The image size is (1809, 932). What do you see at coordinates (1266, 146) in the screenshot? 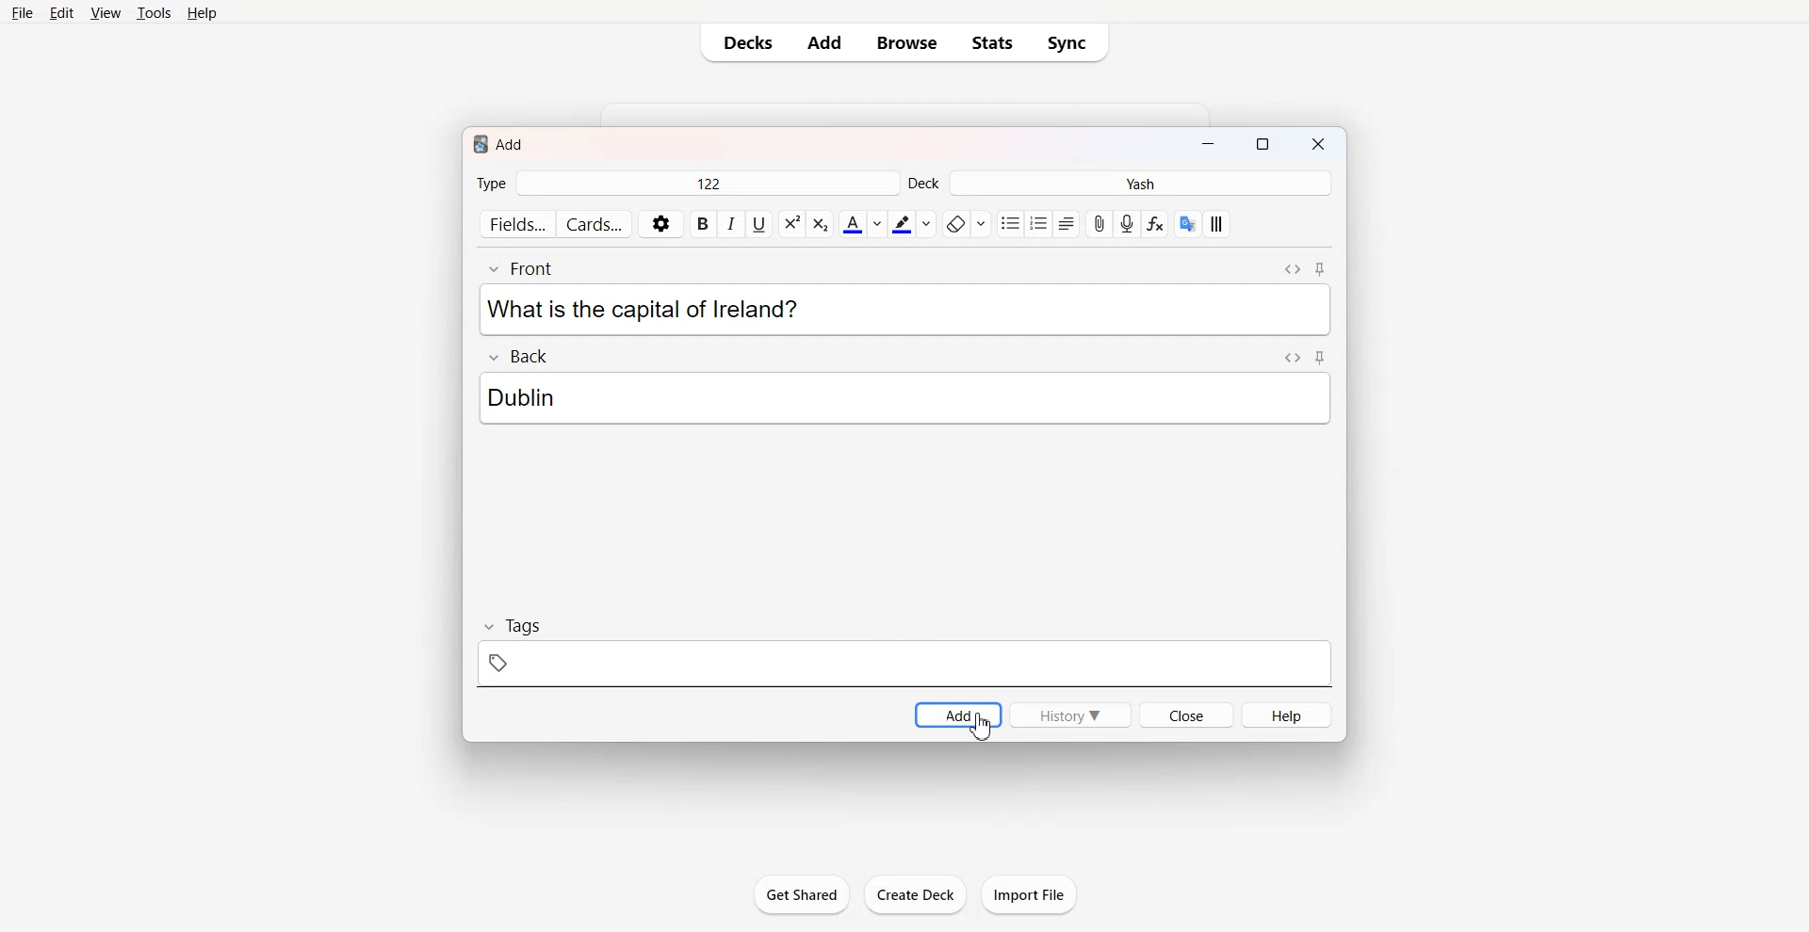
I see `Maximize` at bounding box center [1266, 146].